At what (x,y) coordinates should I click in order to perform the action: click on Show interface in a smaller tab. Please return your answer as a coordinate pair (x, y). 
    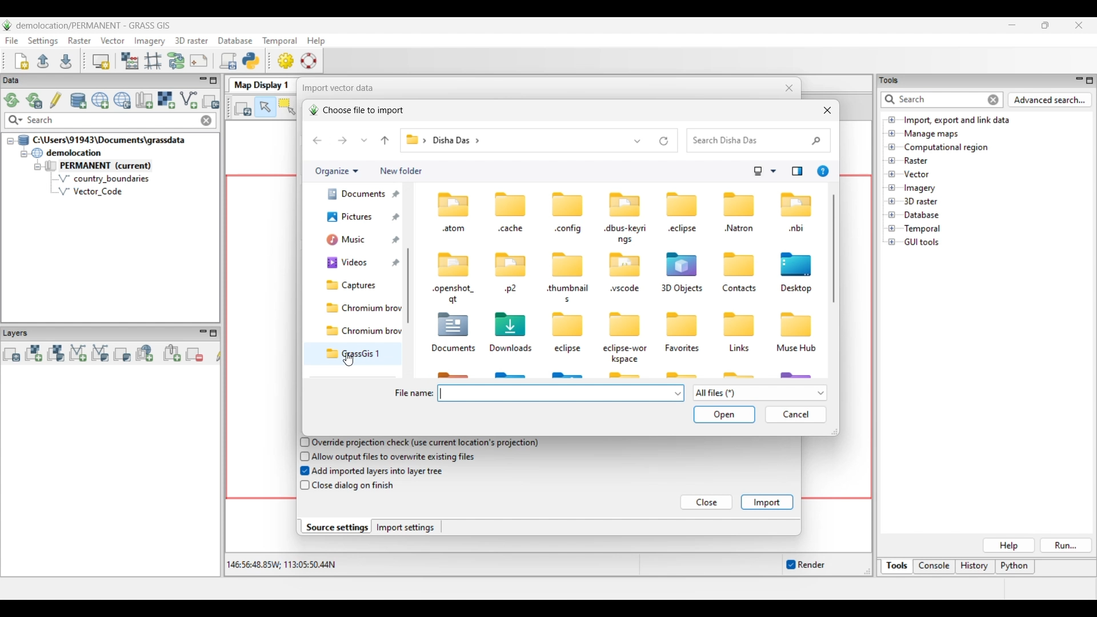
    Looking at the image, I should click on (1045, 25).